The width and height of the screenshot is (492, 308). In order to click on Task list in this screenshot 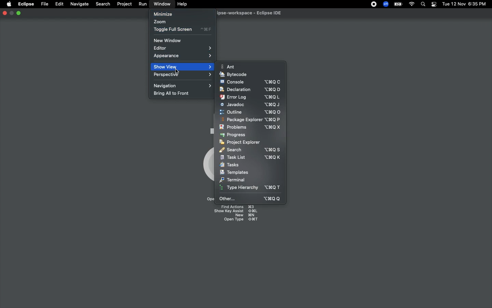, I will do `click(250, 157)`.